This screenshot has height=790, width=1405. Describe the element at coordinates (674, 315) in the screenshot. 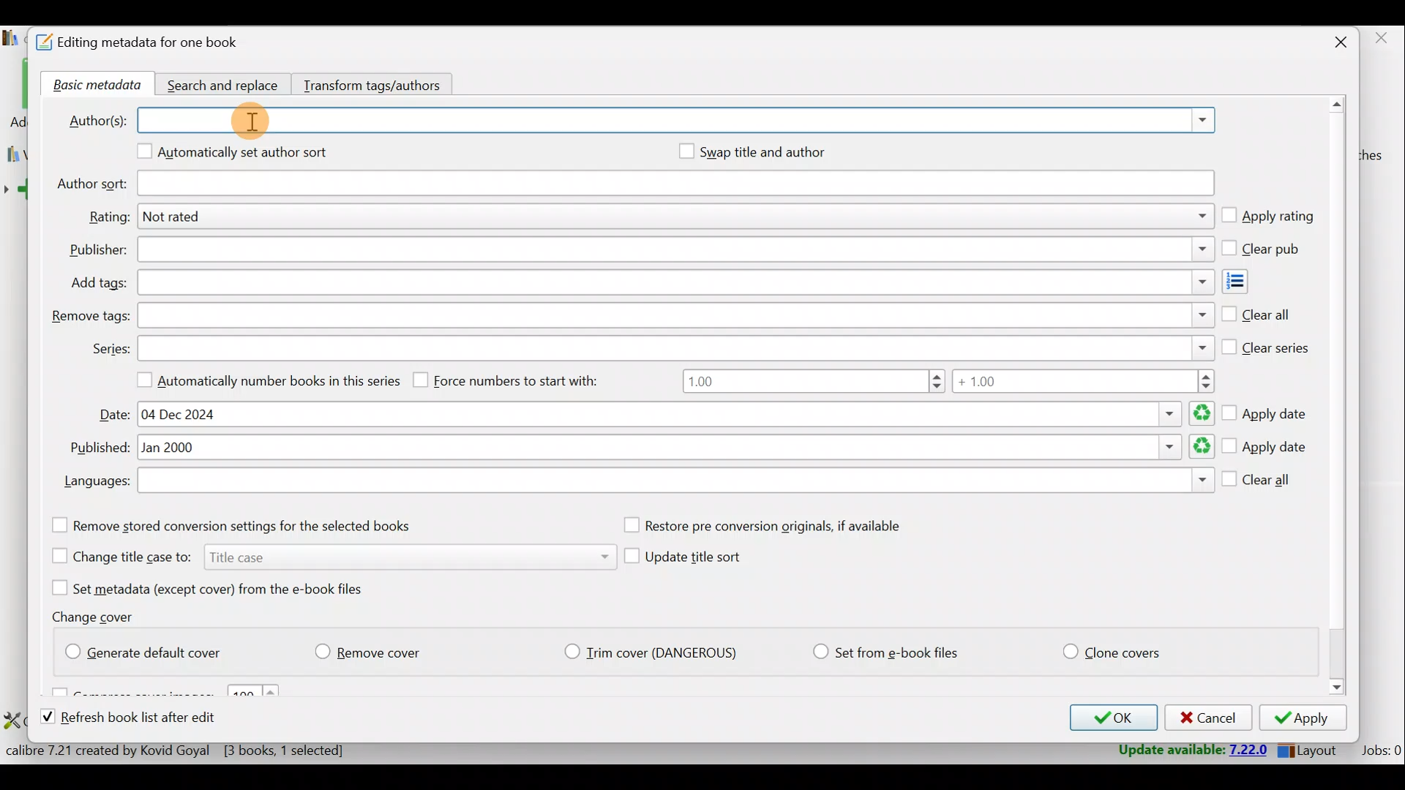

I see `Remove tags` at that location.